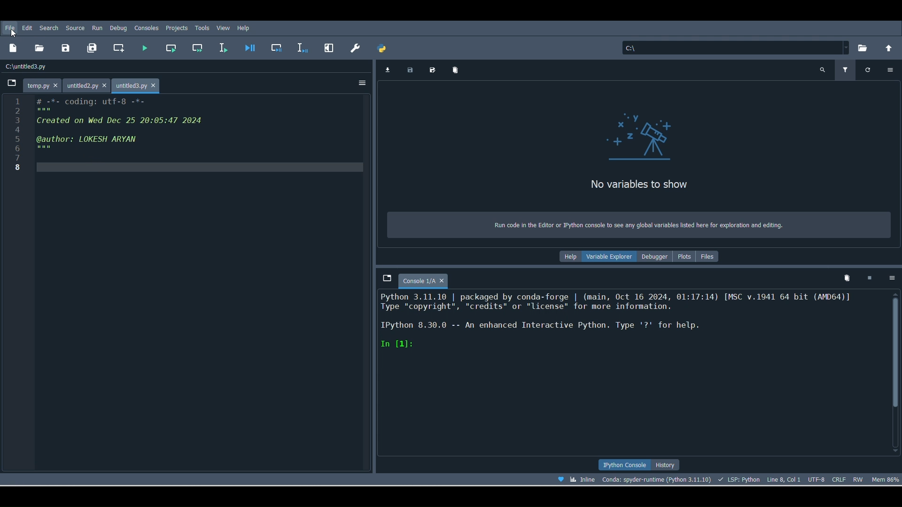 Image resolution: width=902 pixels, height=507 pixels. I want to click on Create new cell at the current line (Ctrl + 2), so click(119, 47).